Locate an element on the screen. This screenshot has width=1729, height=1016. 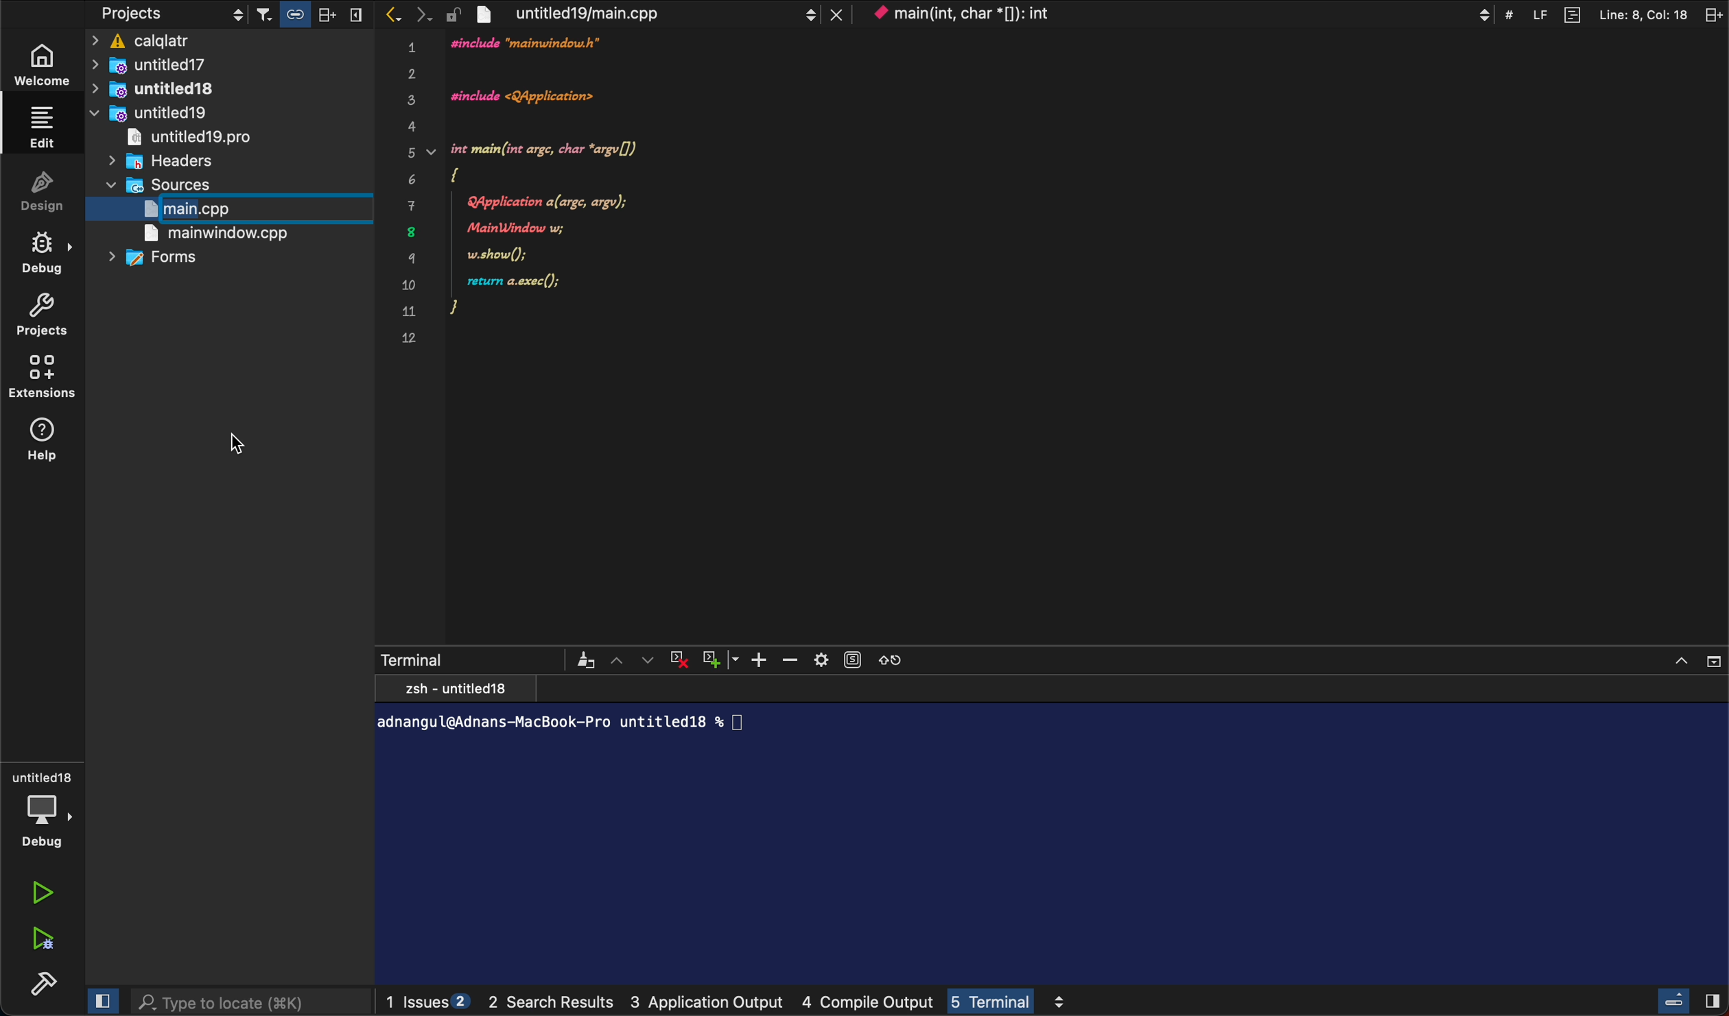
search bar is located at coordinates (251, 1002).